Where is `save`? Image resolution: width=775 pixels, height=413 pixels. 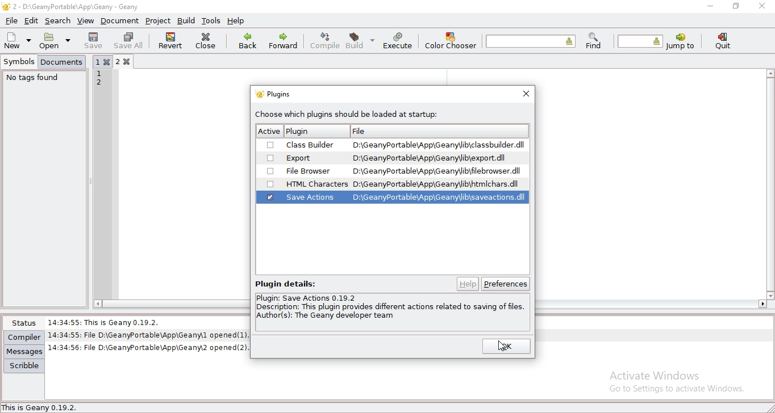
save is located at coordinates (94, 40).